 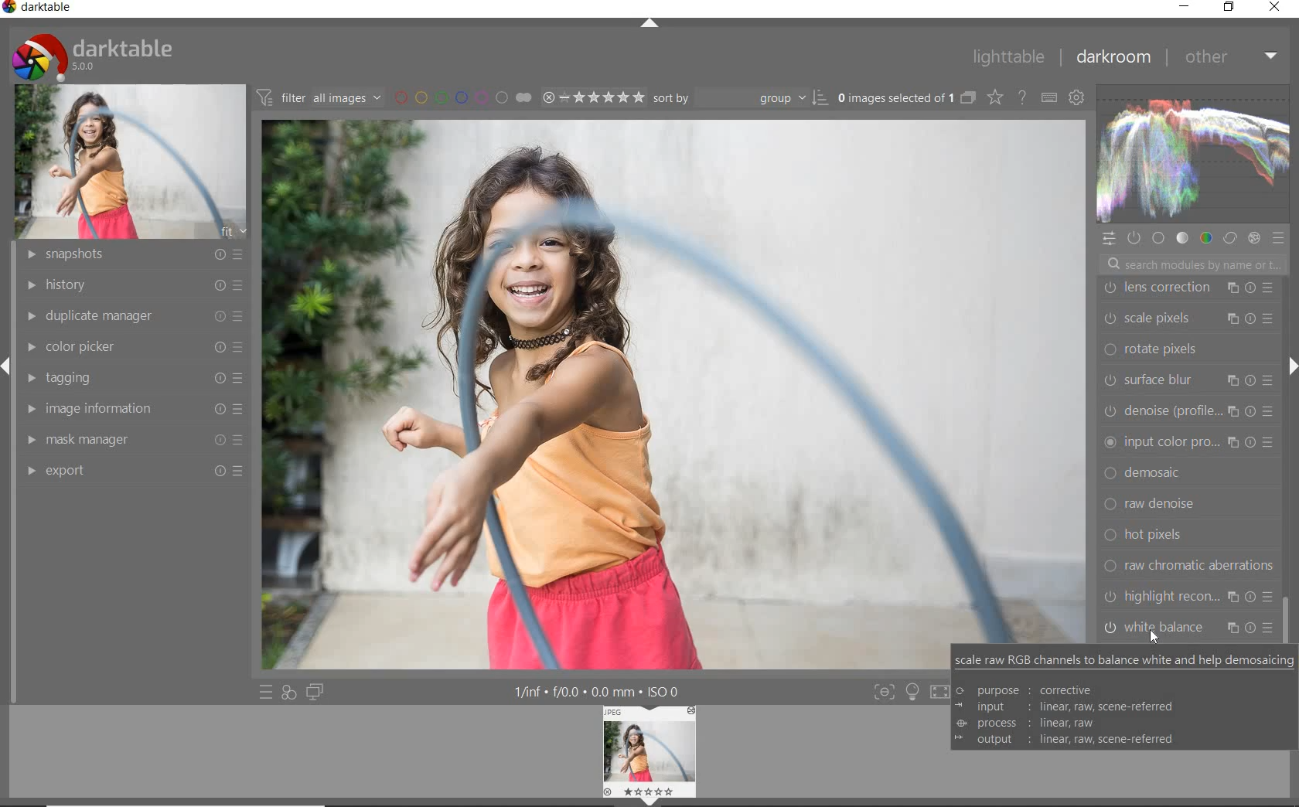 I want to click on cursor on toggle mode , so click(x=1163, y=635).